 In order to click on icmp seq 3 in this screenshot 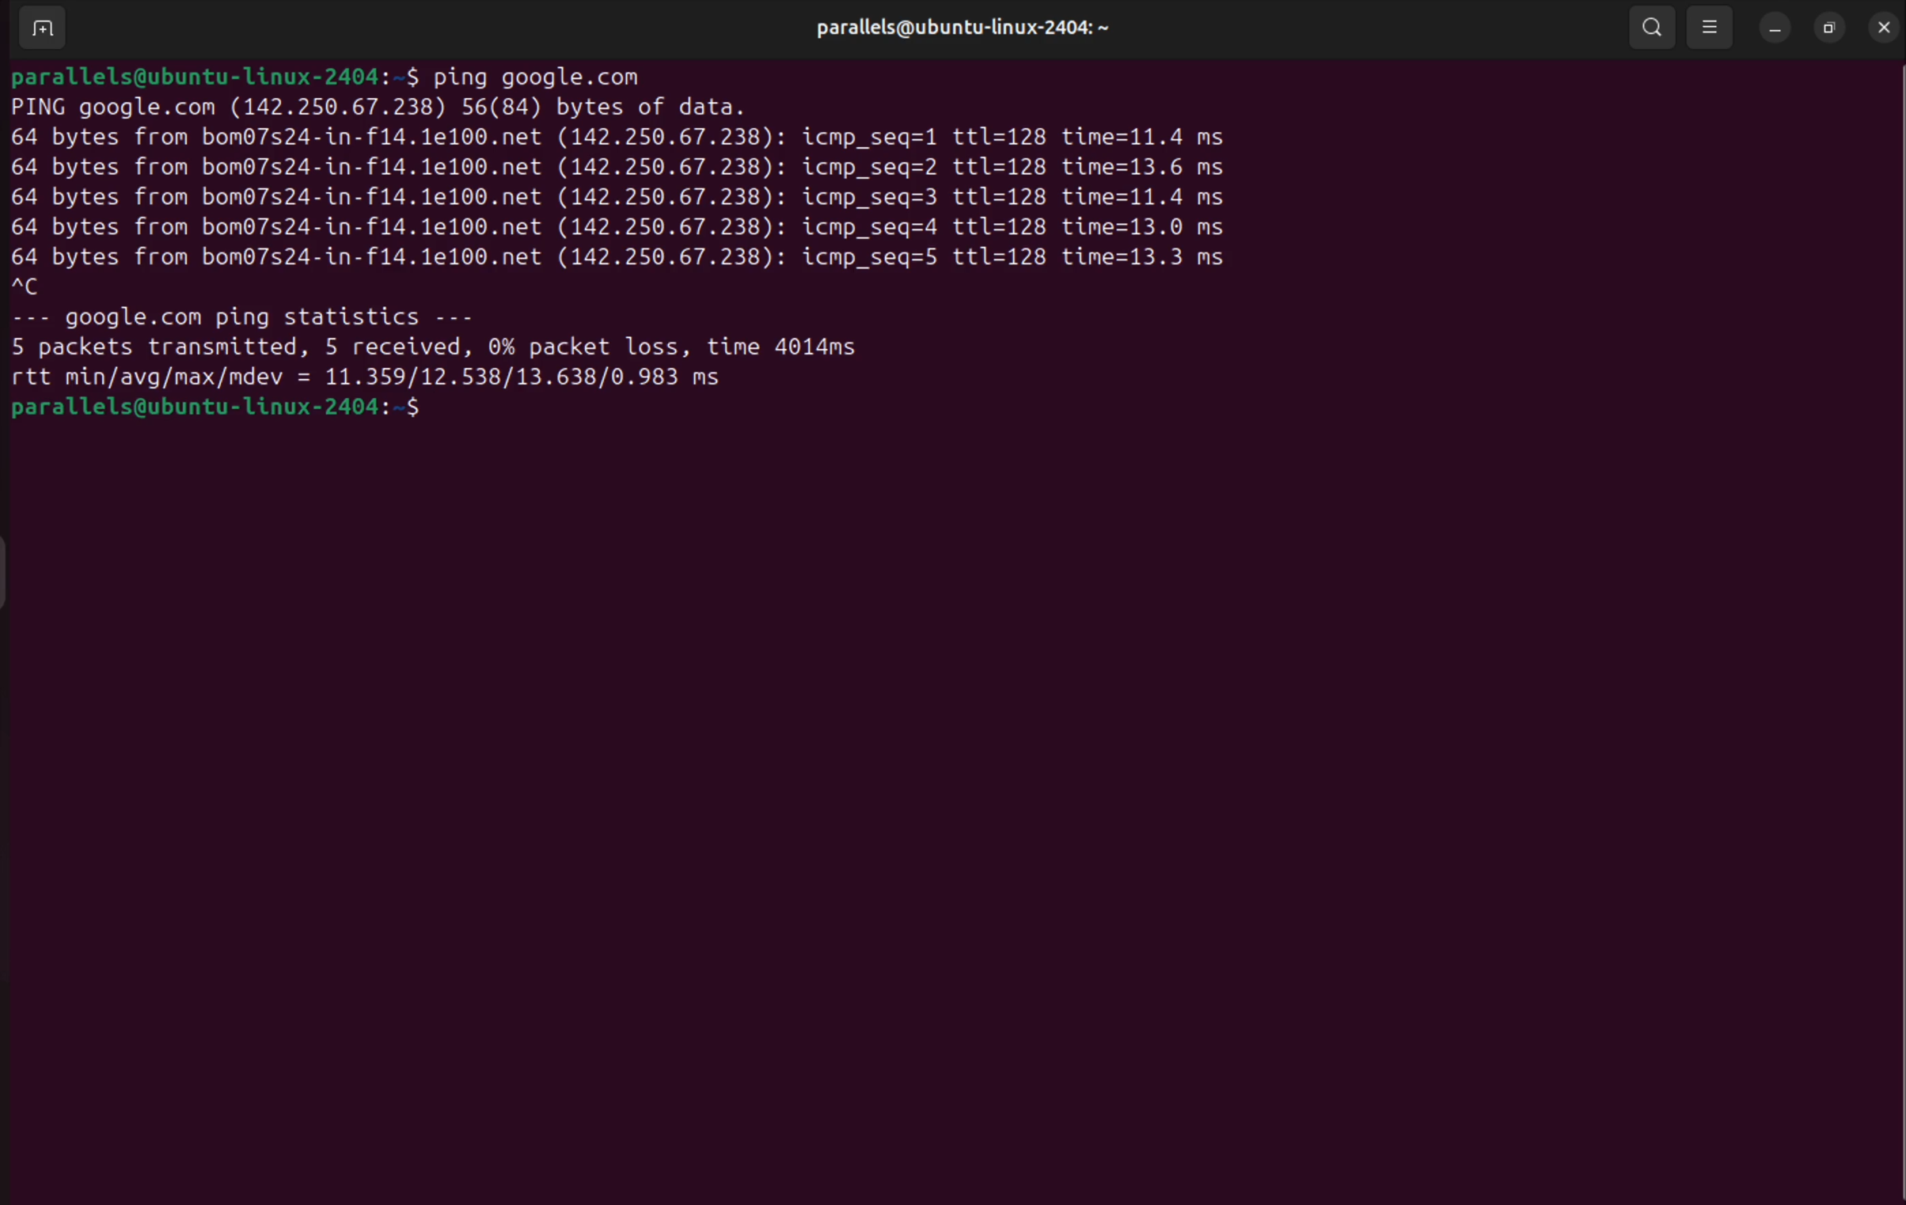, I will do `click(867, 199)`.